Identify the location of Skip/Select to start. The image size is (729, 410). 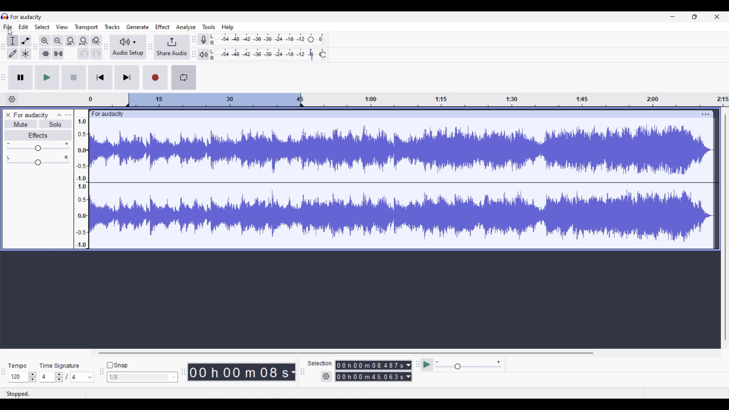
(100, 77).